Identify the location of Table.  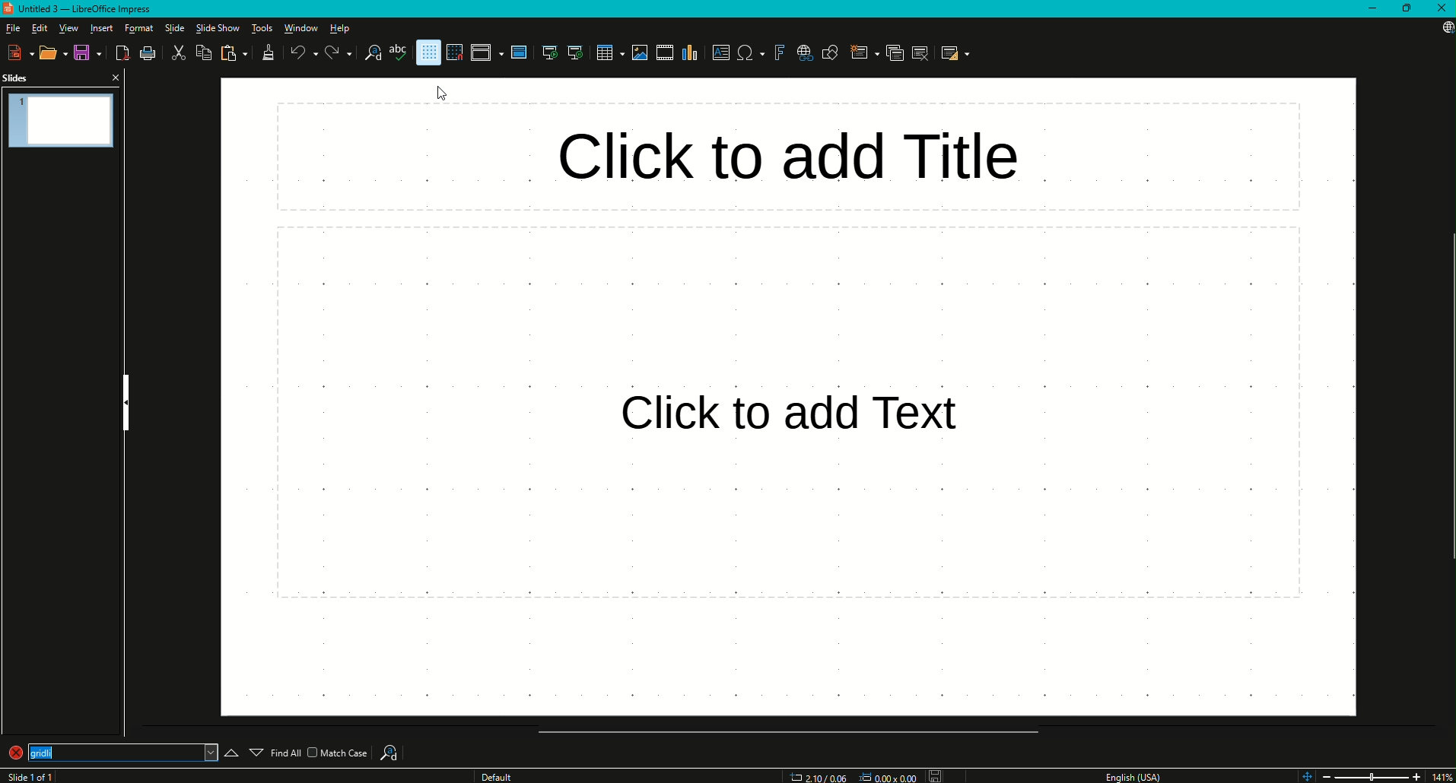
(604, 52).